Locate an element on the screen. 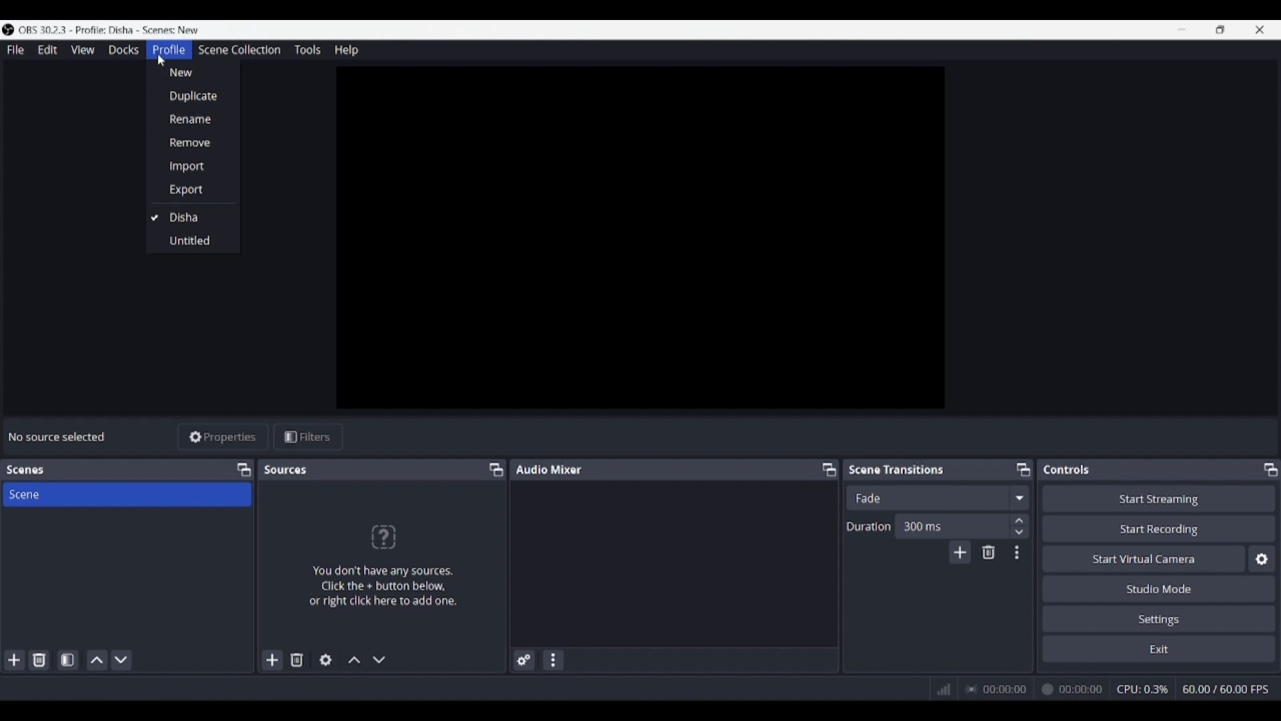 The height and width of the screenshot is (721, 1281). Start virtual camera is located at coordinates (1144, 558).